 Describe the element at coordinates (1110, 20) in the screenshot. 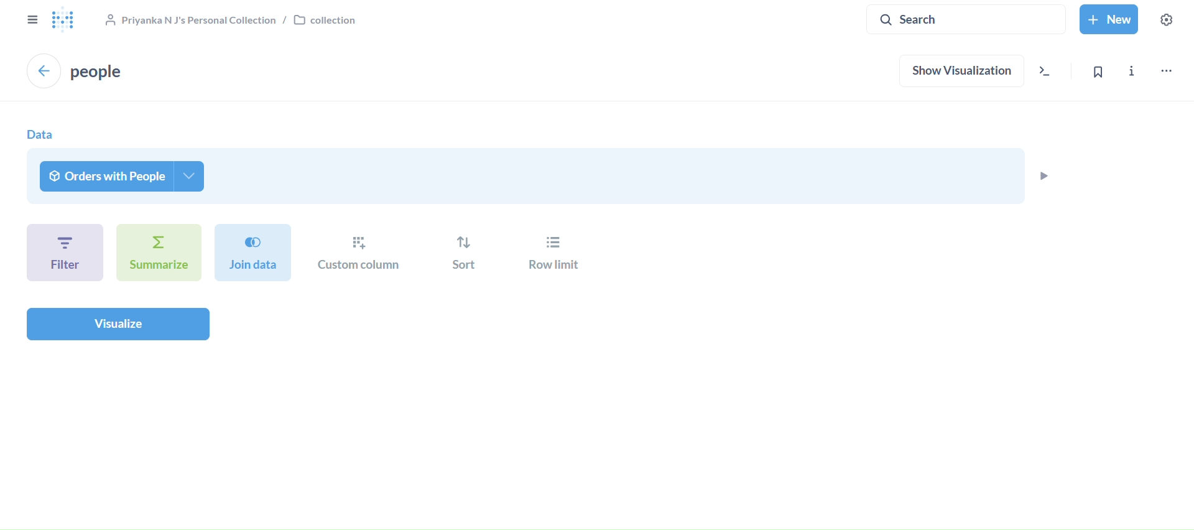

I see `new` at that location.